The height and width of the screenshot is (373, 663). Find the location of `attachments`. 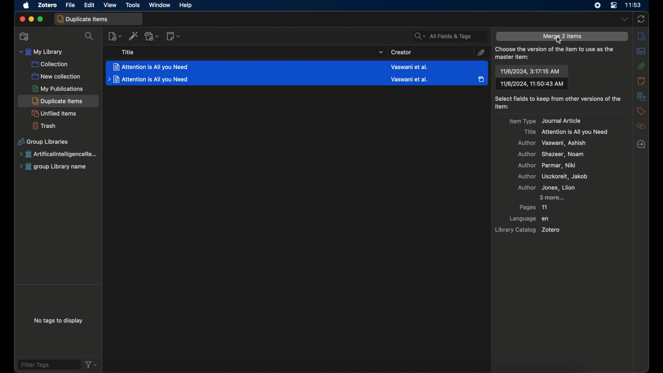

attachments is located at coordinates (641, 67).